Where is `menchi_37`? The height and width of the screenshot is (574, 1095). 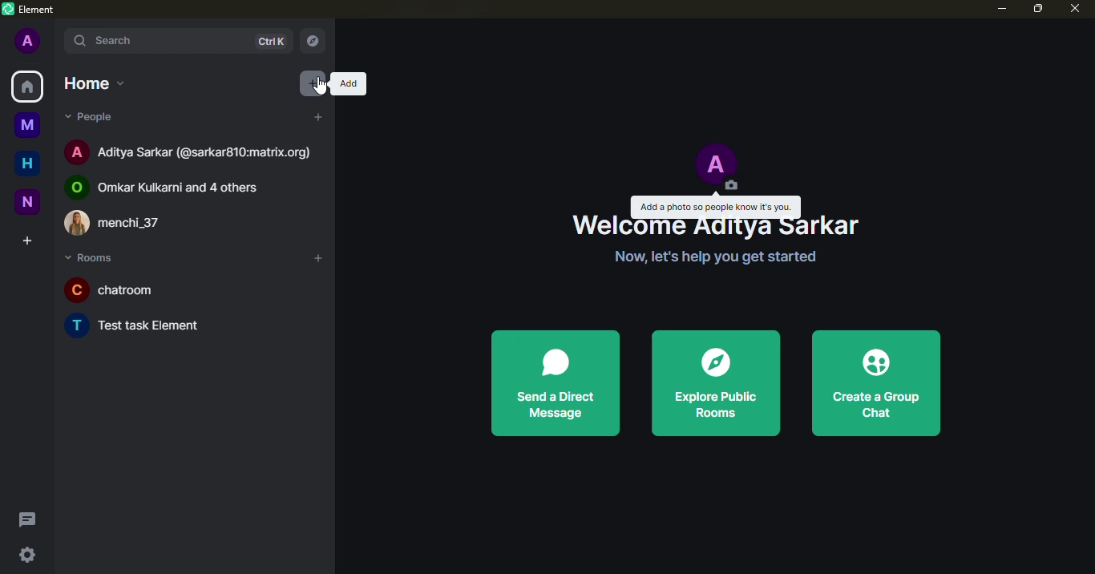
menchi_37 is located at coordinates (114, 223).